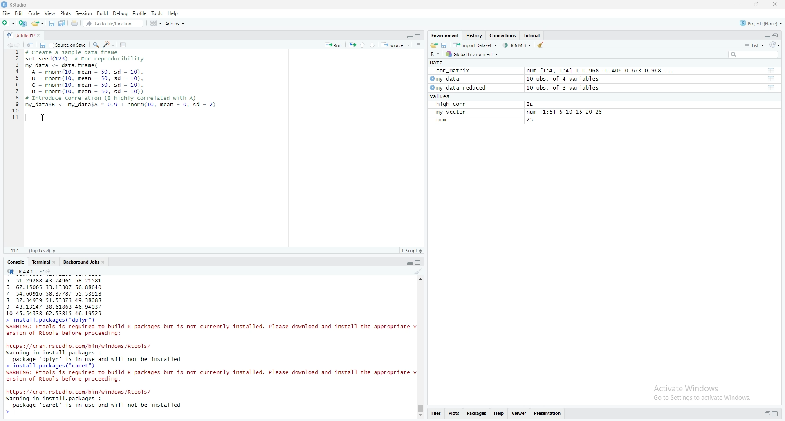 The width and height of the screenshot is (785, 421). Describe the element at coordinates (84, 13) in the screenshot. I see `Session ` at that location.